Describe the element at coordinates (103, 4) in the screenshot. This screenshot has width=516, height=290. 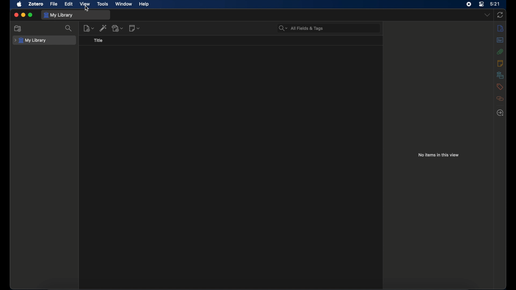
I see `tools` at that location.